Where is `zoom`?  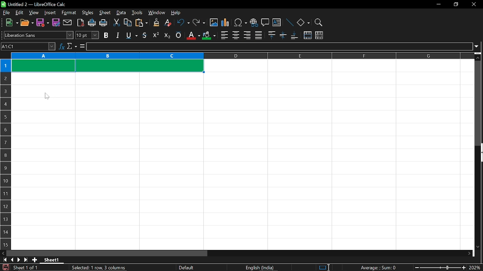 zoom is located at coordinates (319, 21).